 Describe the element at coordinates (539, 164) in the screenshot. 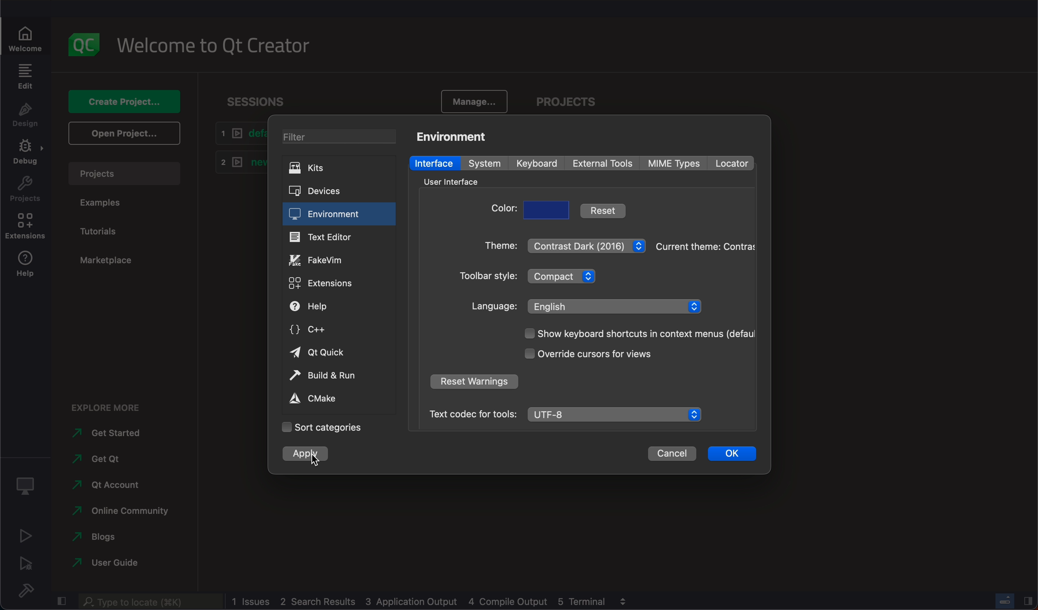

I see `keyboard` at that location.